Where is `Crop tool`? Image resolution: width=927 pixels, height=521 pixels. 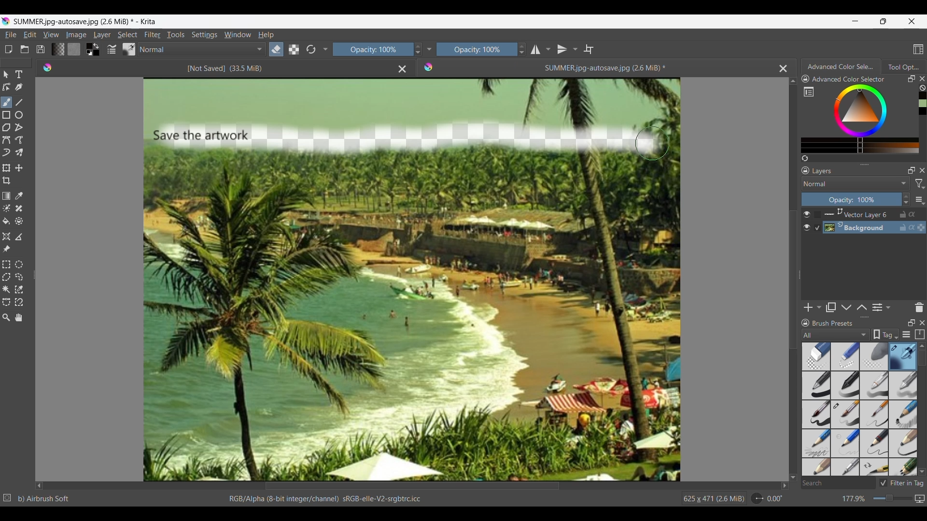
Crop tool is located at coordinates (7, 181).